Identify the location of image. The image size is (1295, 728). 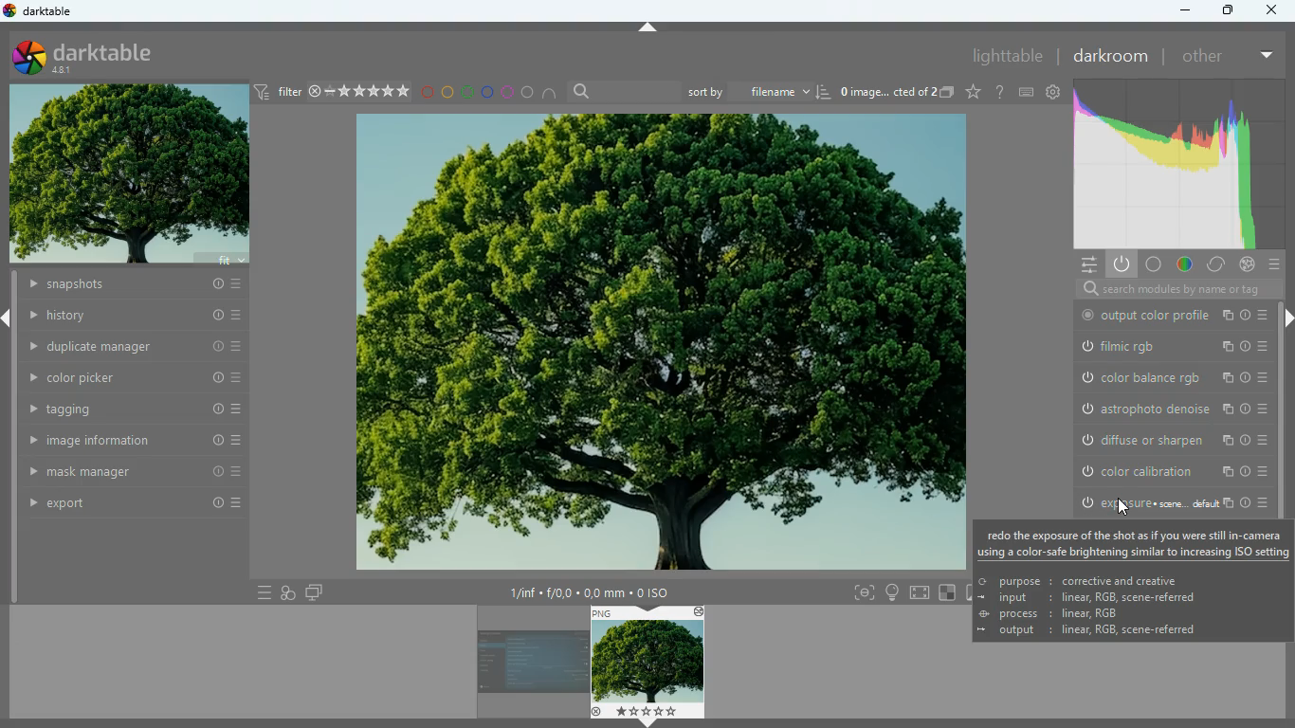
(650, 663).